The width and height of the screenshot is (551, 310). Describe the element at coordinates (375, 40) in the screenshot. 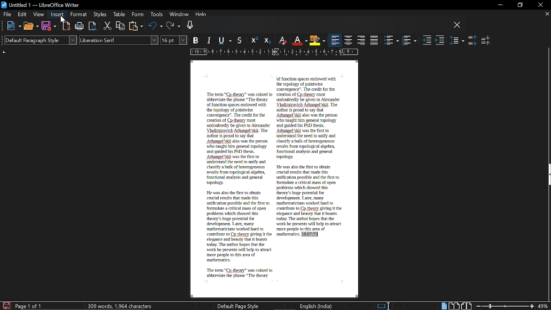

I see `Justified` at that location.